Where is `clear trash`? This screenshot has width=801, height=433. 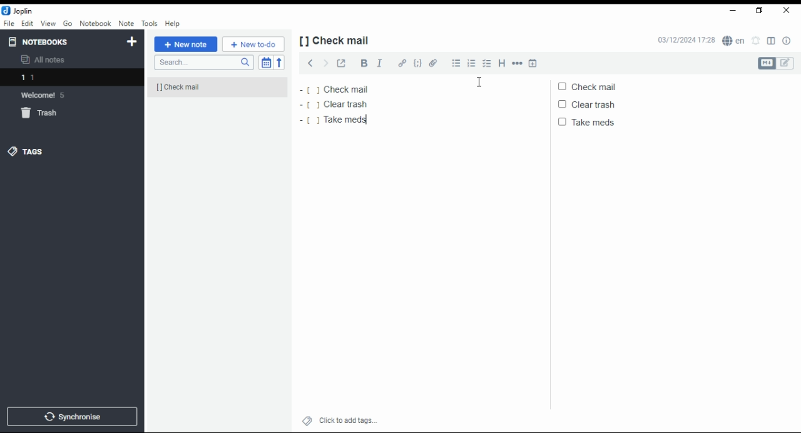 clear trash is located at coordinates (593, 103).